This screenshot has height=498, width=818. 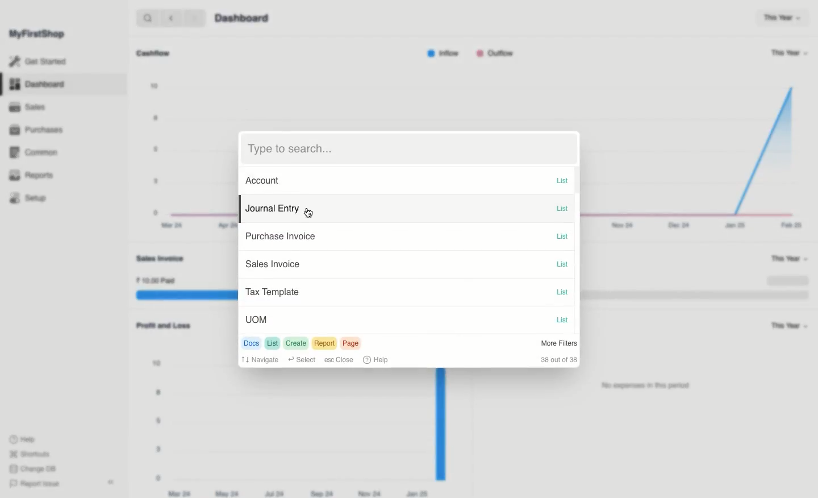 I want to click on Sep 24, so click(x=322, y=493).